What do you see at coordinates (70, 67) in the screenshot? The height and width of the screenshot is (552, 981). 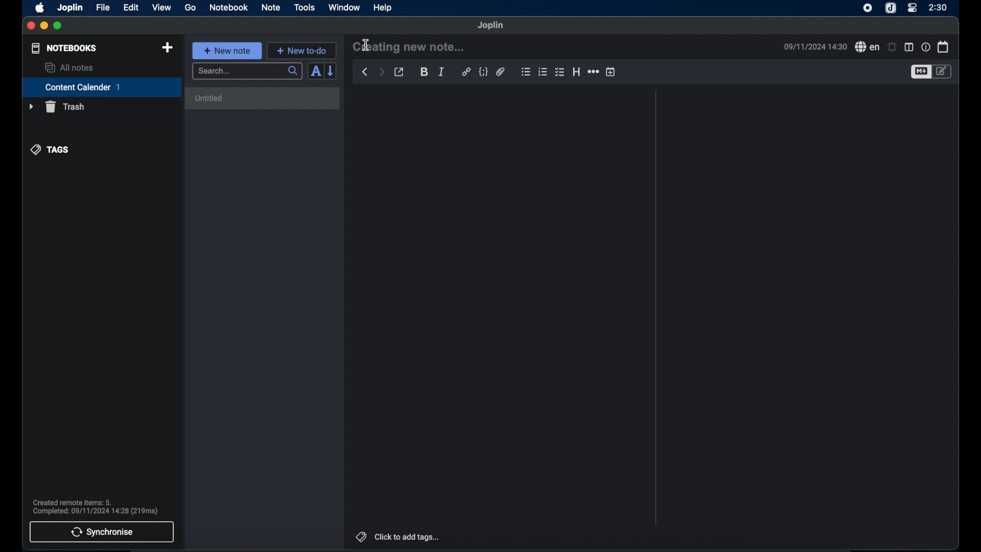 I see `allnotes` at bounding box center [70, 67].